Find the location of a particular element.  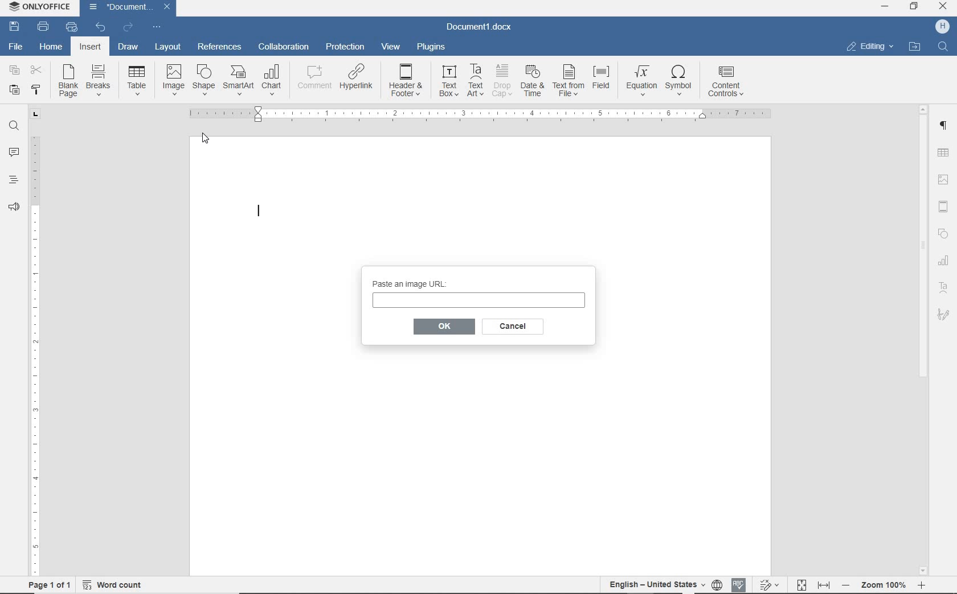

ruler is located at coordinates (38, 343).